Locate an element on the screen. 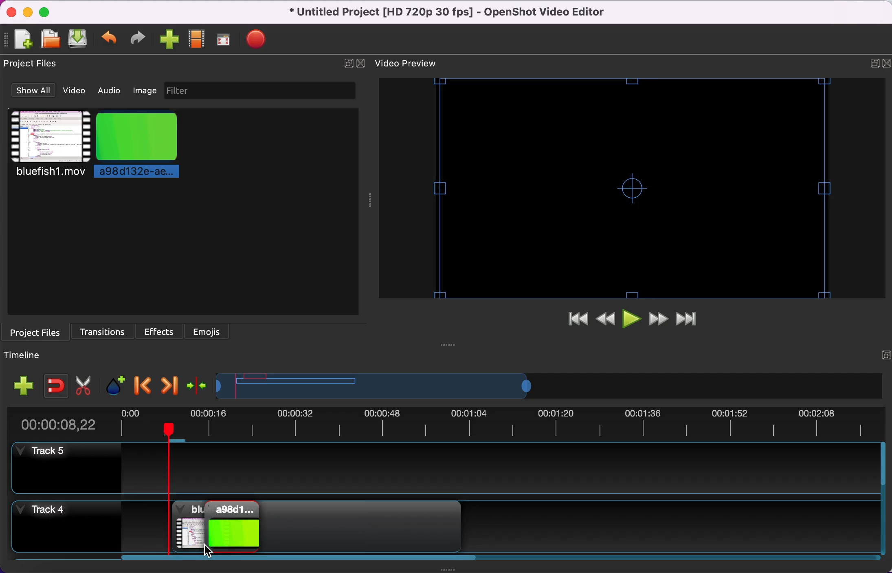 The width and height of the screenshot is (892, 573). expand/hide is located at coordinates (870, 60).